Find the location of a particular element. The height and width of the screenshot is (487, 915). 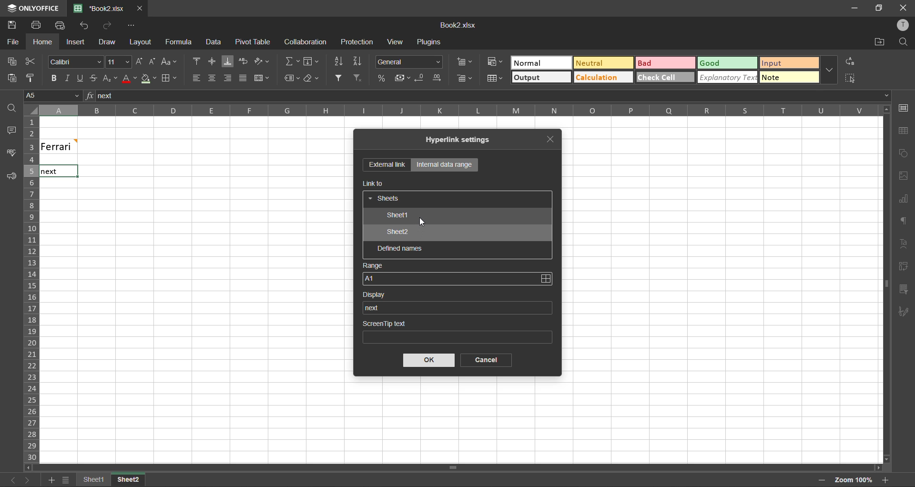

zoom in is located at coordinates (885, 479).